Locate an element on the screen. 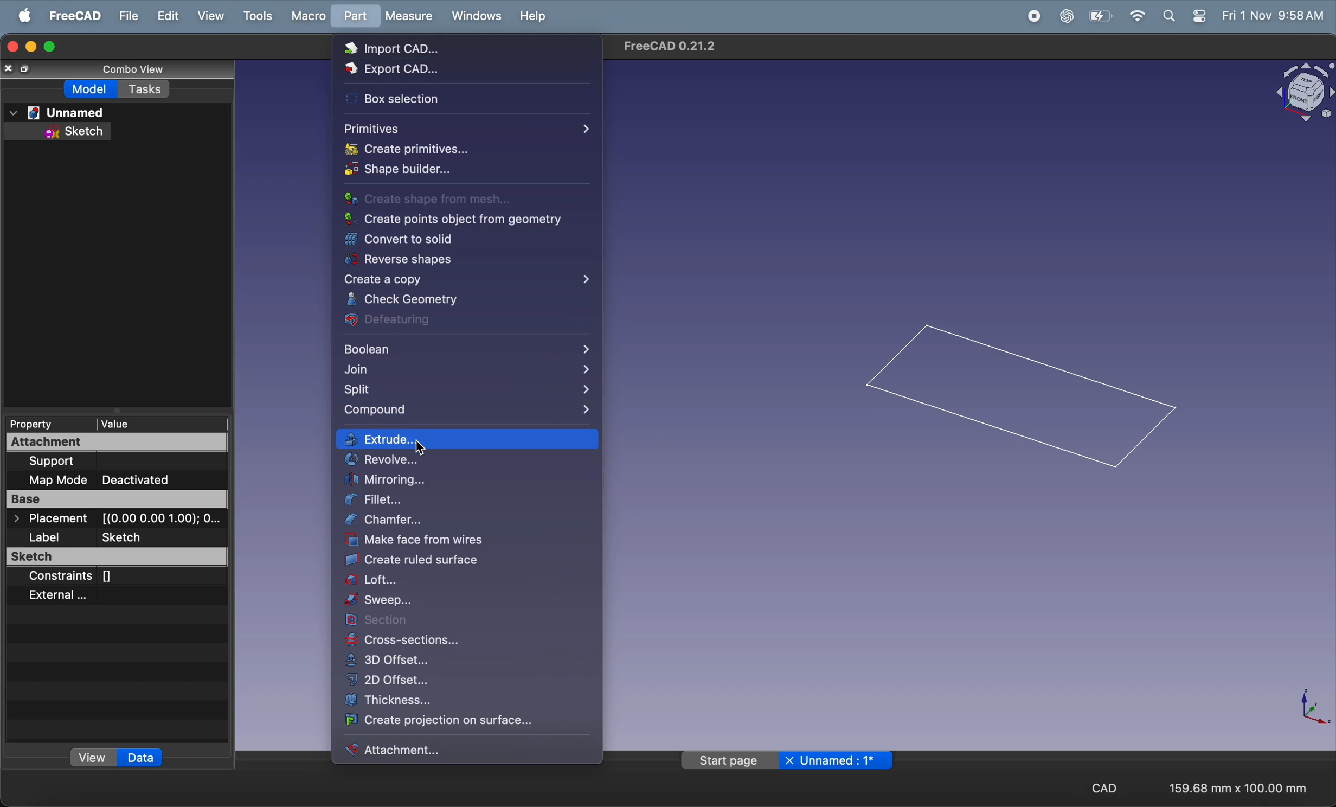 This screenshot has width=1336, height=807. reverse shapes is located at coordinates (462, 261).